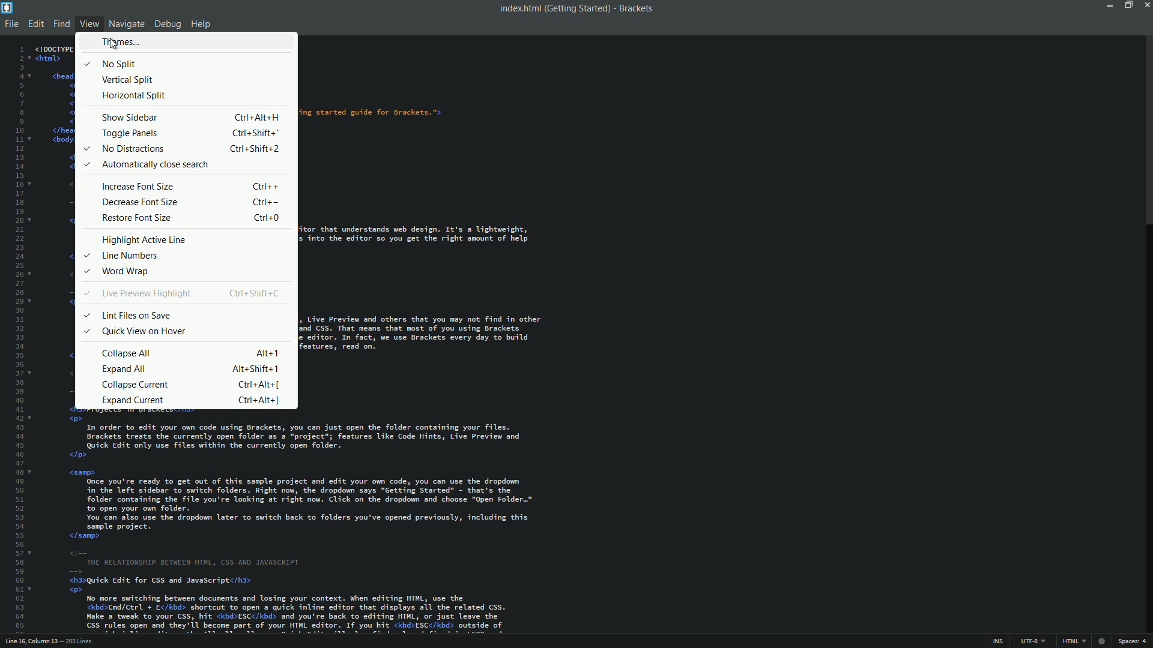 Image resolution: width=1153 pixels, height=648 pixels. Describe the element at coordinates (1033, 641) in the screenshot. I see `file encoding` at that location.